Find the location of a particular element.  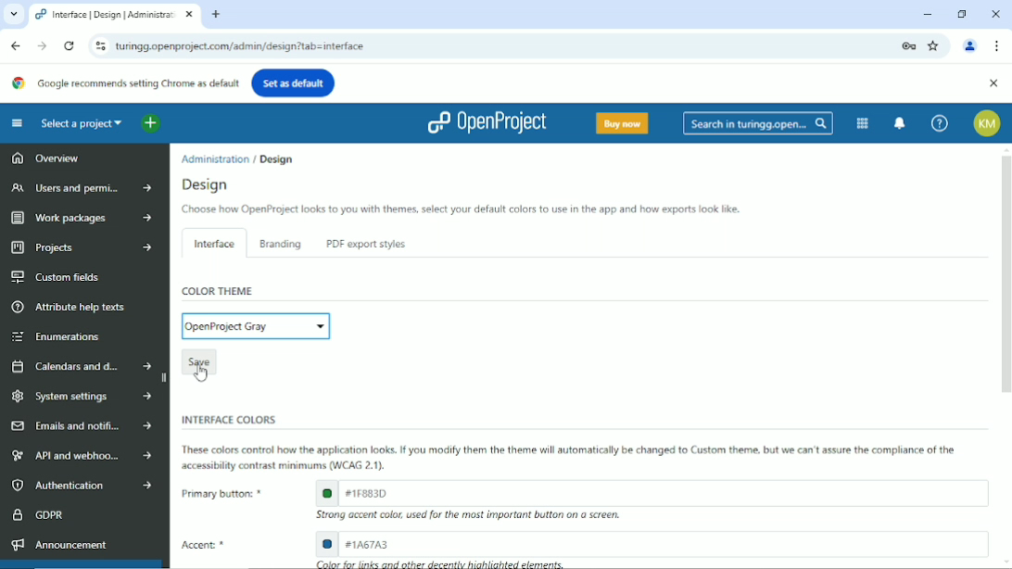

Enumerations is located at coordinates (58, 336).